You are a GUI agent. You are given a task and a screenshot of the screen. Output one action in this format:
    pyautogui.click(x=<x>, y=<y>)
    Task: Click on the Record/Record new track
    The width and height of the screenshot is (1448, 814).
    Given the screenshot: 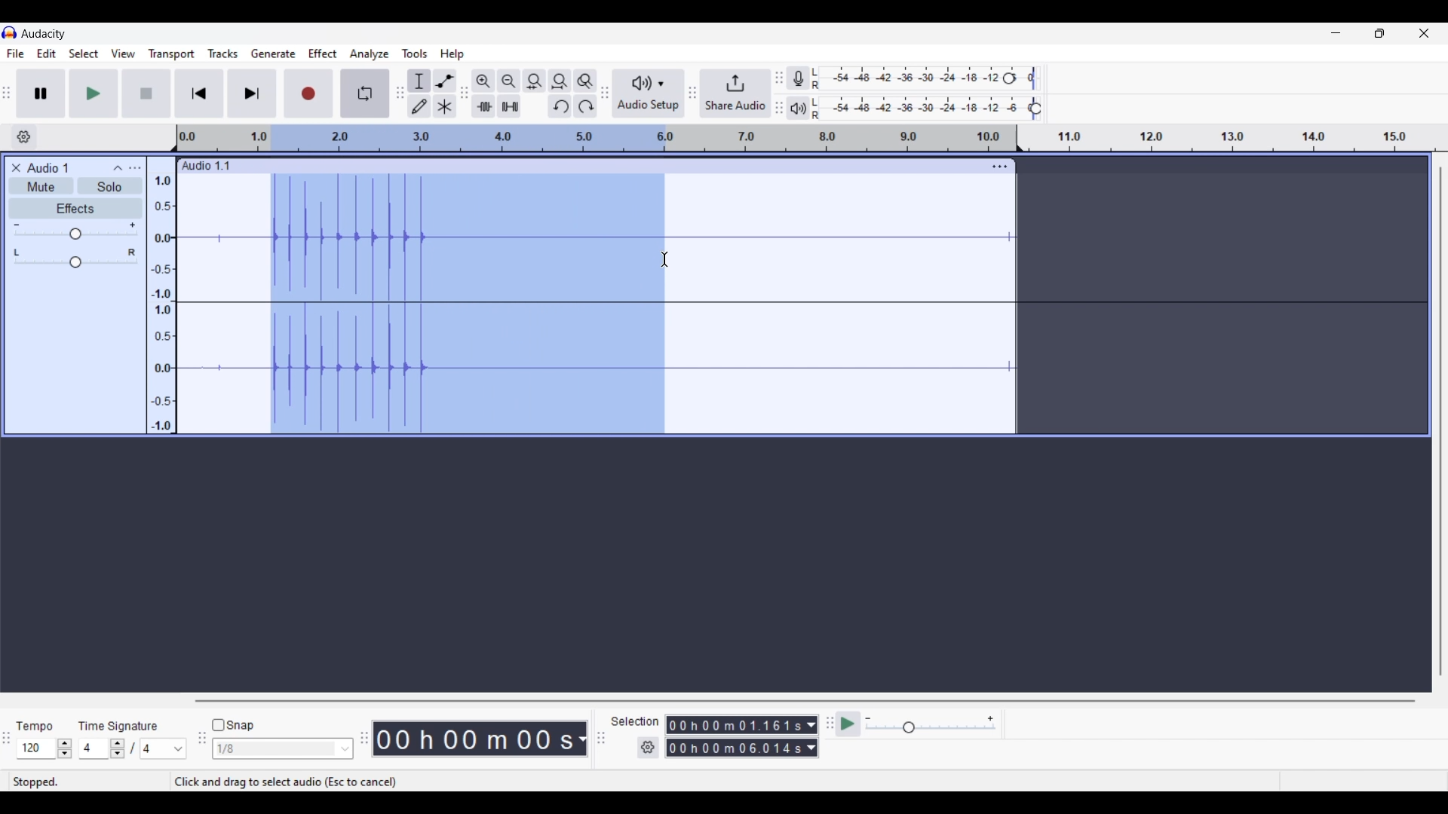 What is the action you would take?
    pyautogui.click(x=309, y=93)
    